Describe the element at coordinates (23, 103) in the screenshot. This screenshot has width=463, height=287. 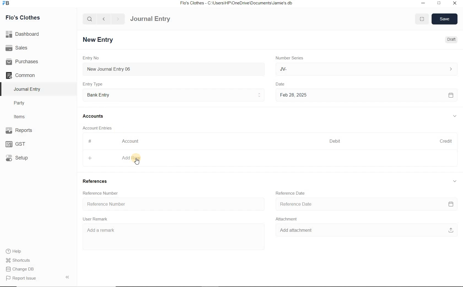
I see `Party` at that location.